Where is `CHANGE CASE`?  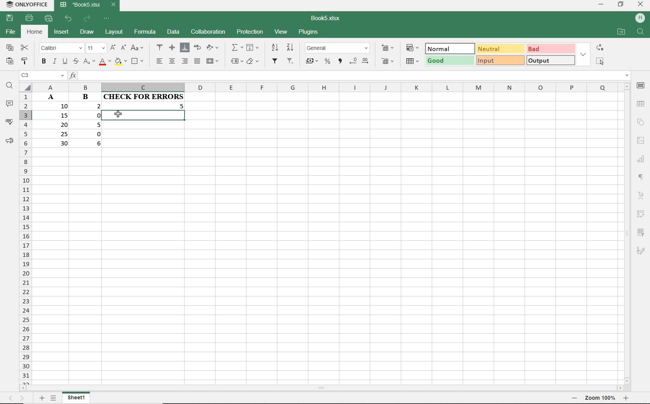 CHANGE CASE is located at coordinates (138, 48).